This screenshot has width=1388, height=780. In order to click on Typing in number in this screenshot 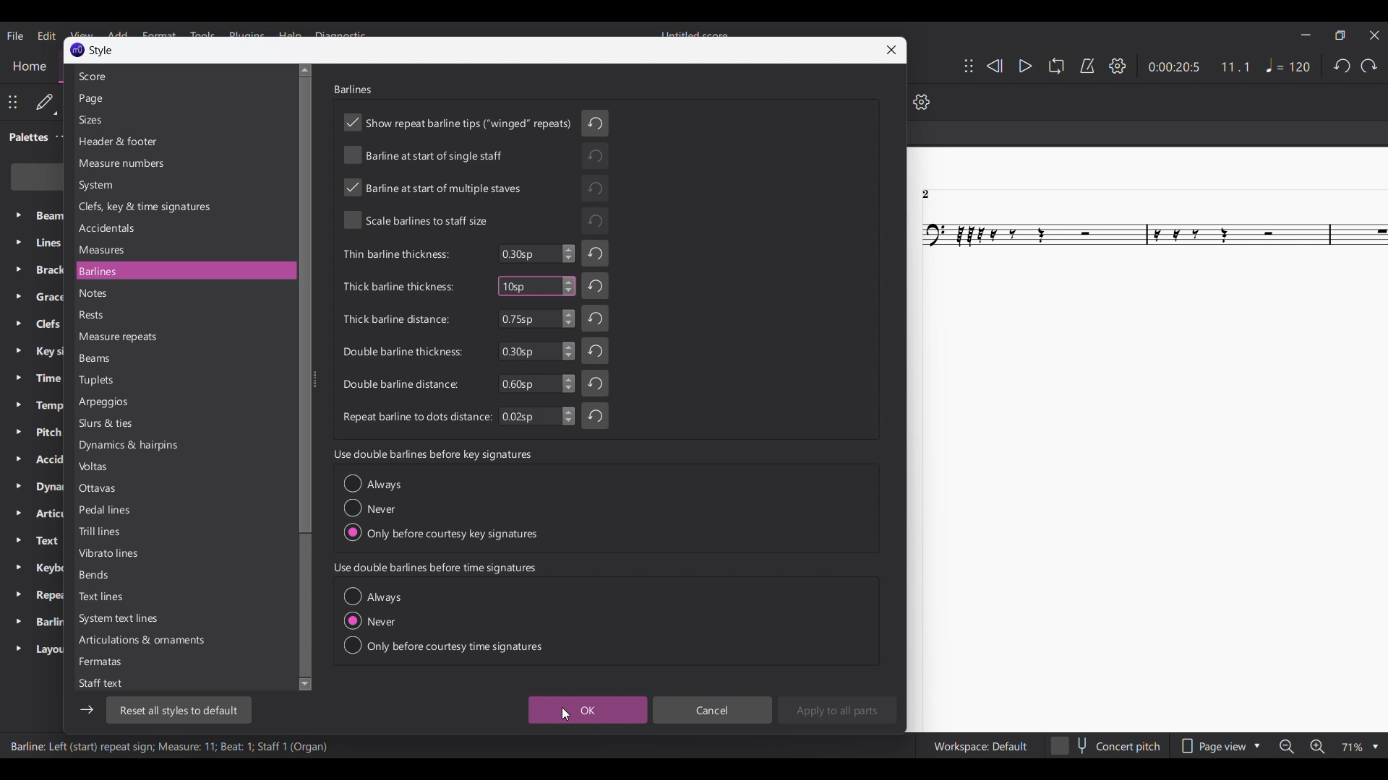, I will do `click(518, 286)`.